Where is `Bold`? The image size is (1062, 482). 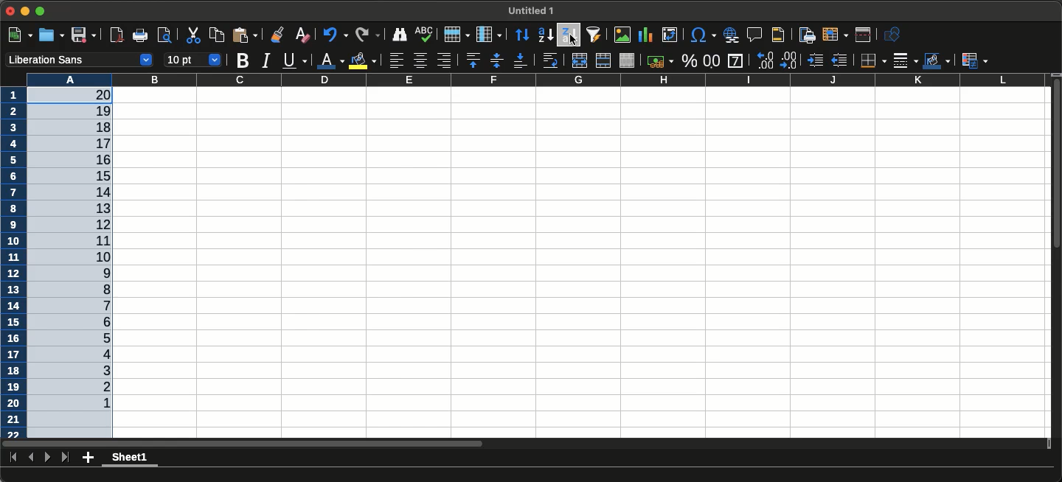 Bold is located at coordinates (242, 61).